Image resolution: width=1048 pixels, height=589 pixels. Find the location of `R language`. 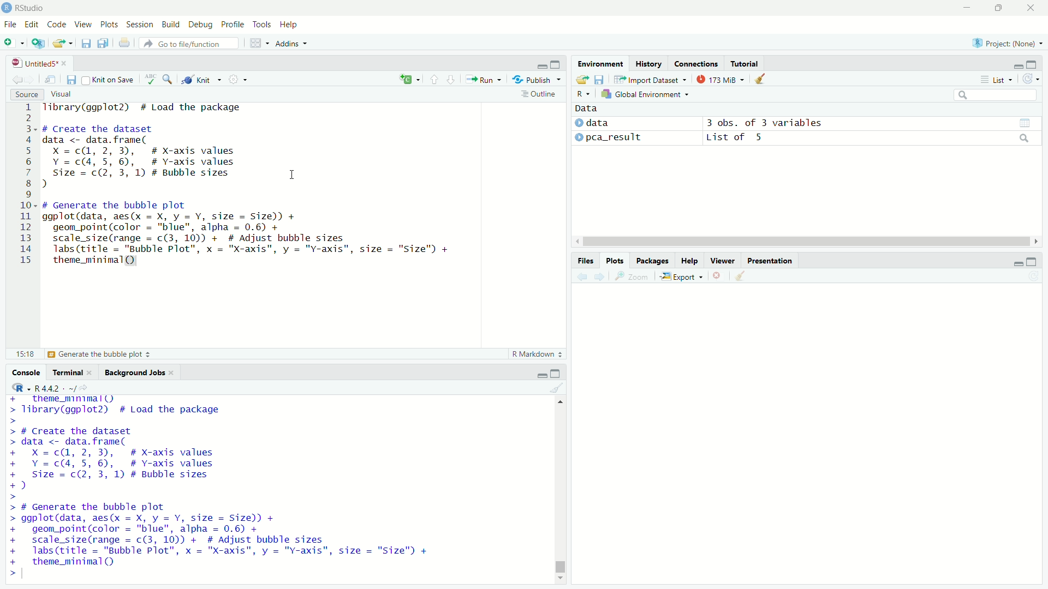

R language is located at coordinates (583, 94).